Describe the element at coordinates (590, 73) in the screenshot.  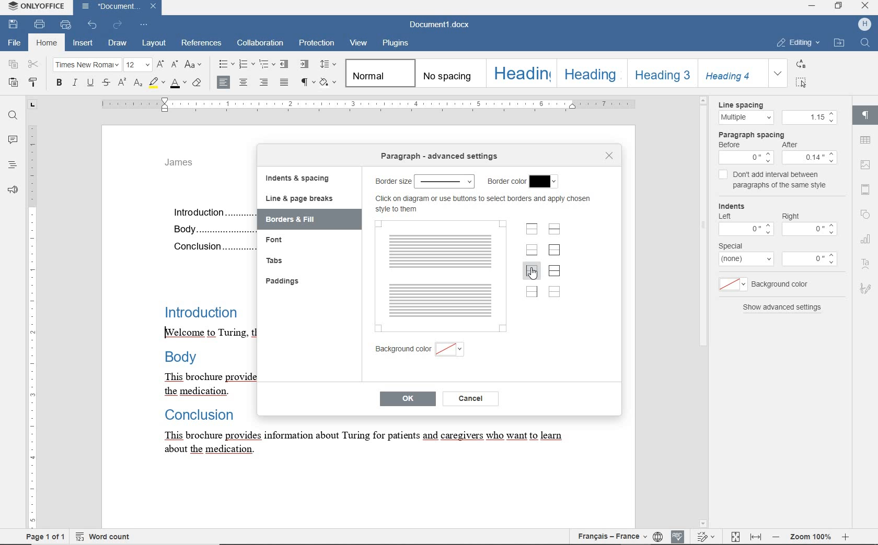
I see `heading 2` at that location.